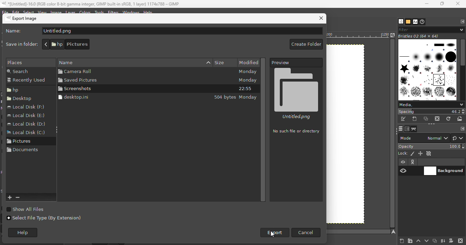 This screenshot has height=245, width=466. Describe the element at coordinates (122, 89) in the screenshot. I see `Screenshots folder` at that location.